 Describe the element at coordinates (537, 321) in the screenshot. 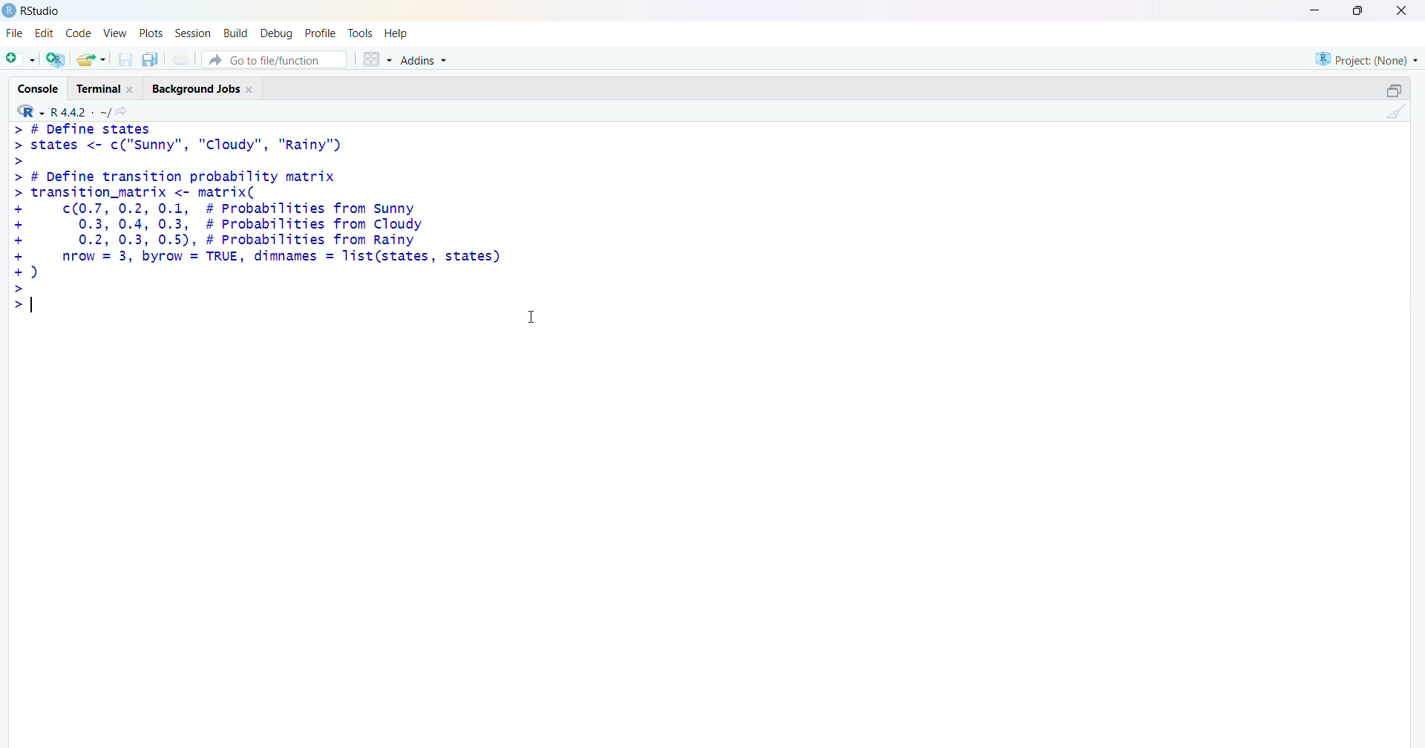

I see `cursor` at that location.